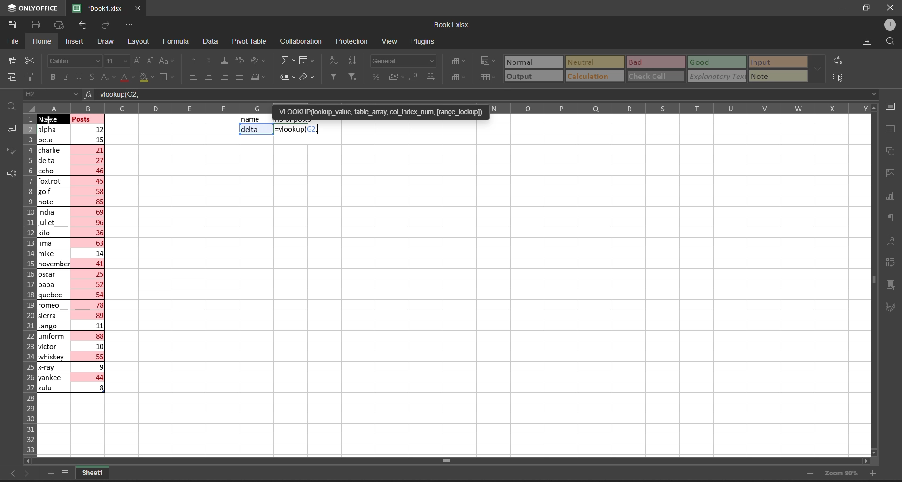 The image size is (902, 482). Describe the element at coordinates (168, 78) in the screenshot. I see `borders` at that location.